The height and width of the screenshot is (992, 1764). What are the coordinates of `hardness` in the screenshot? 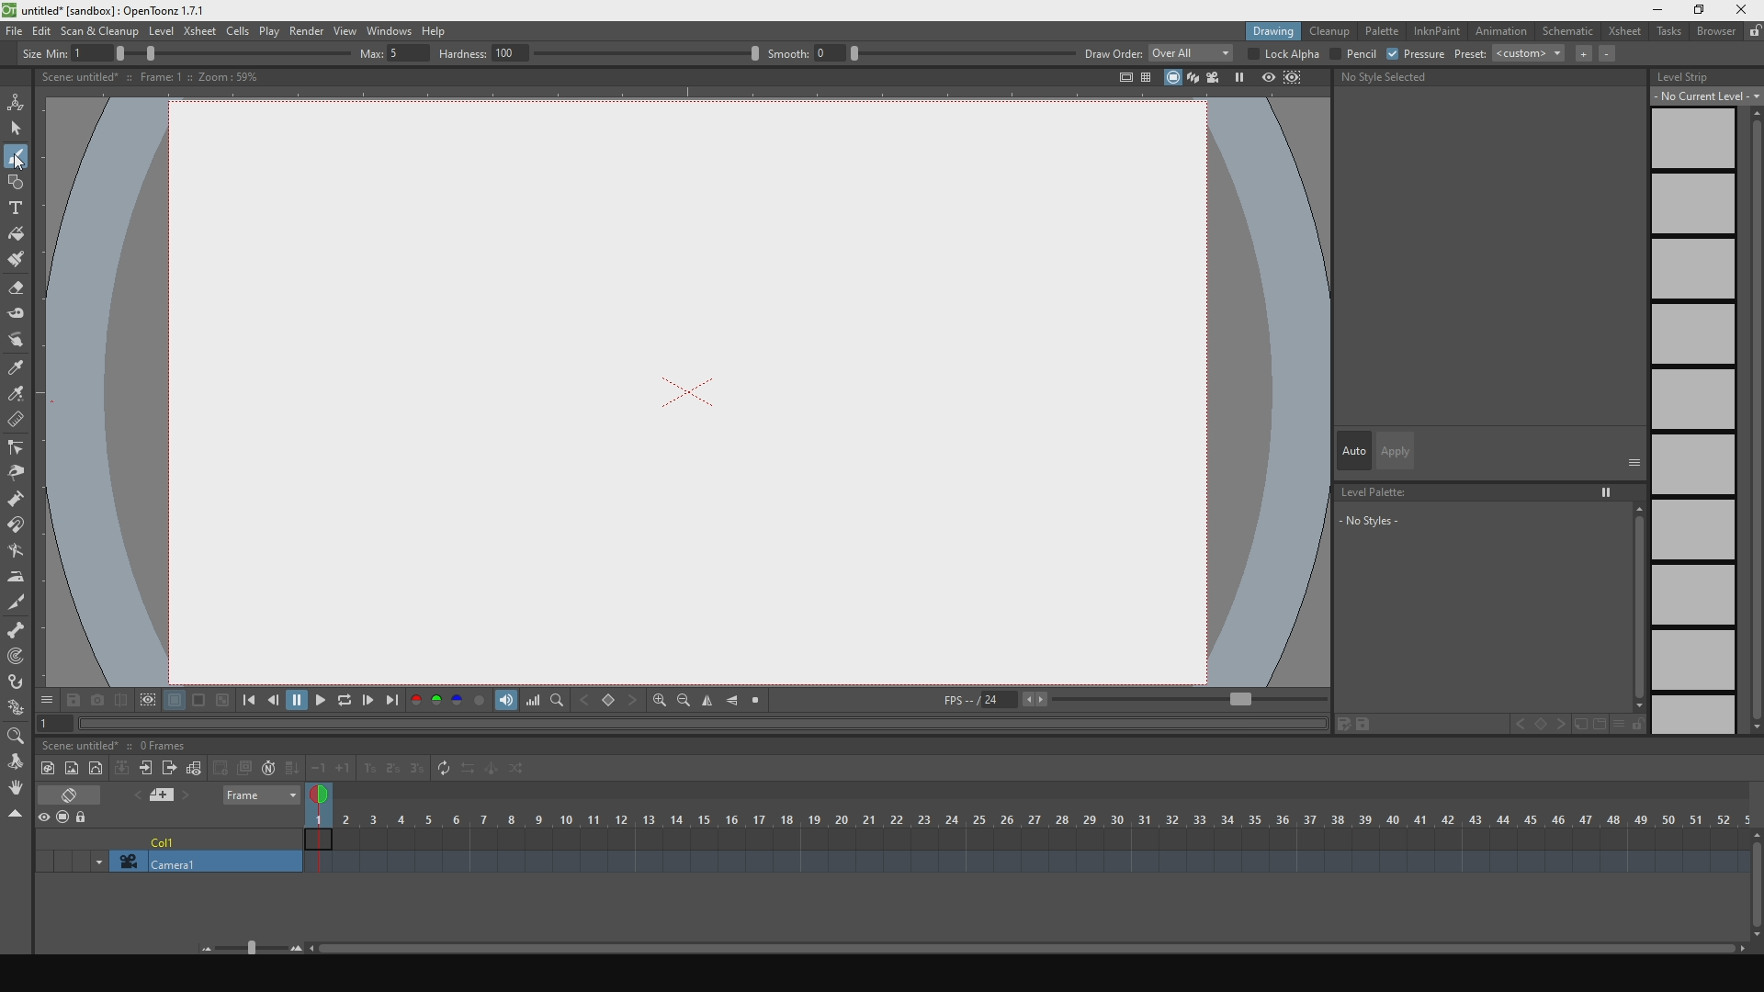 It's located at (595, 53).